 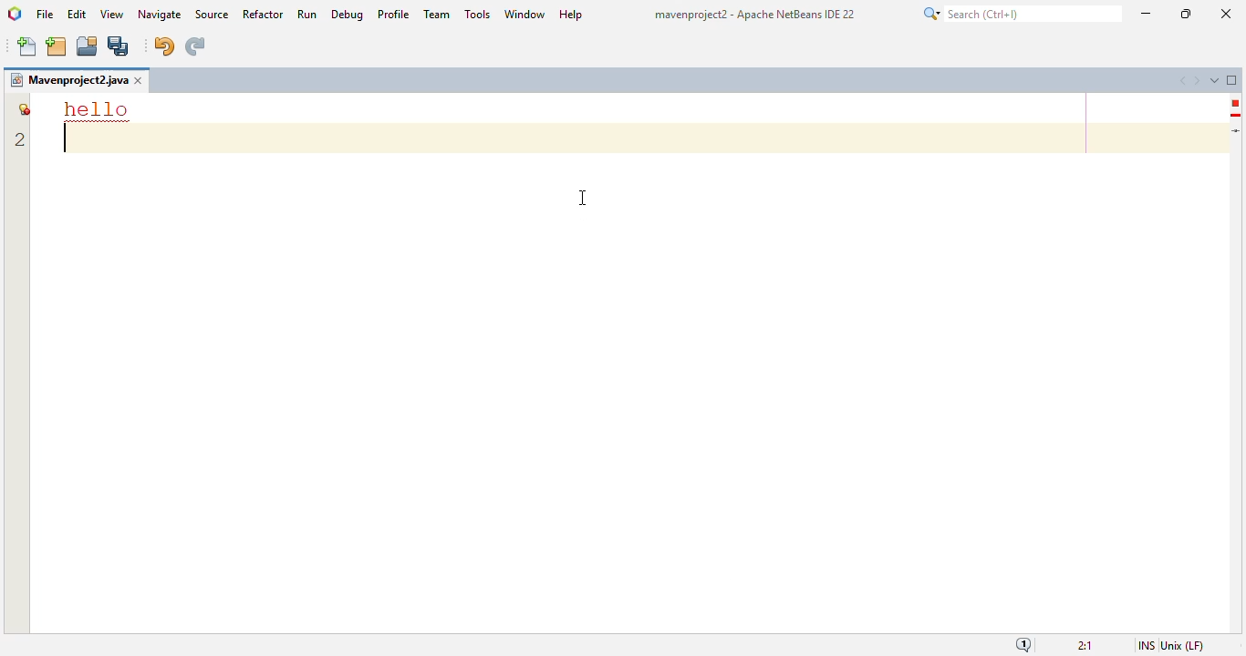 What do you see at coordinates (1237, 130) in the screenshot?
I see `current line` at bounding box center [1237, 130].